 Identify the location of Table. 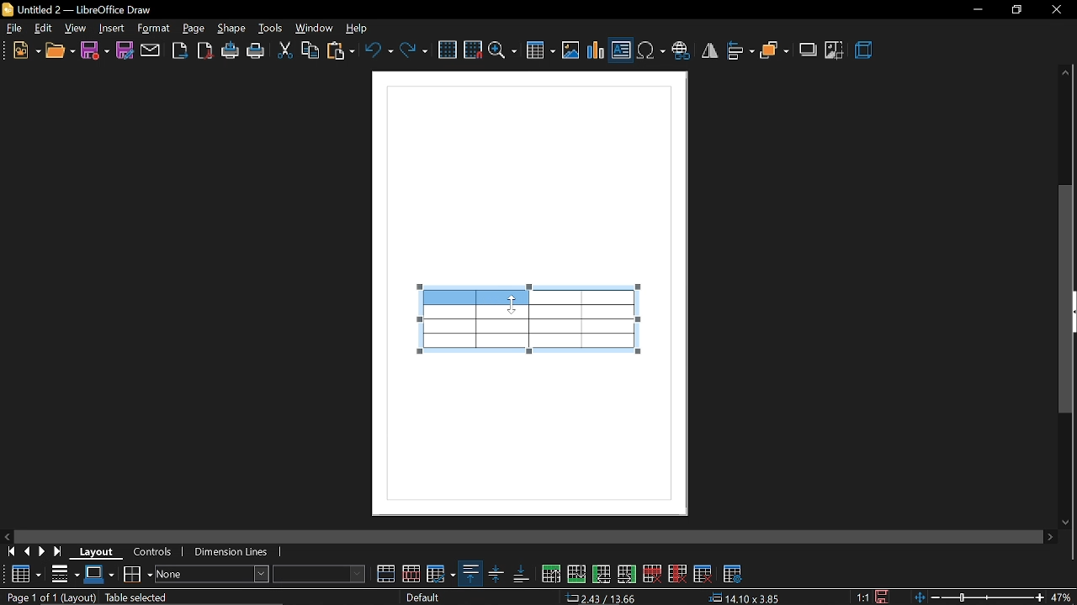
(24, 573).